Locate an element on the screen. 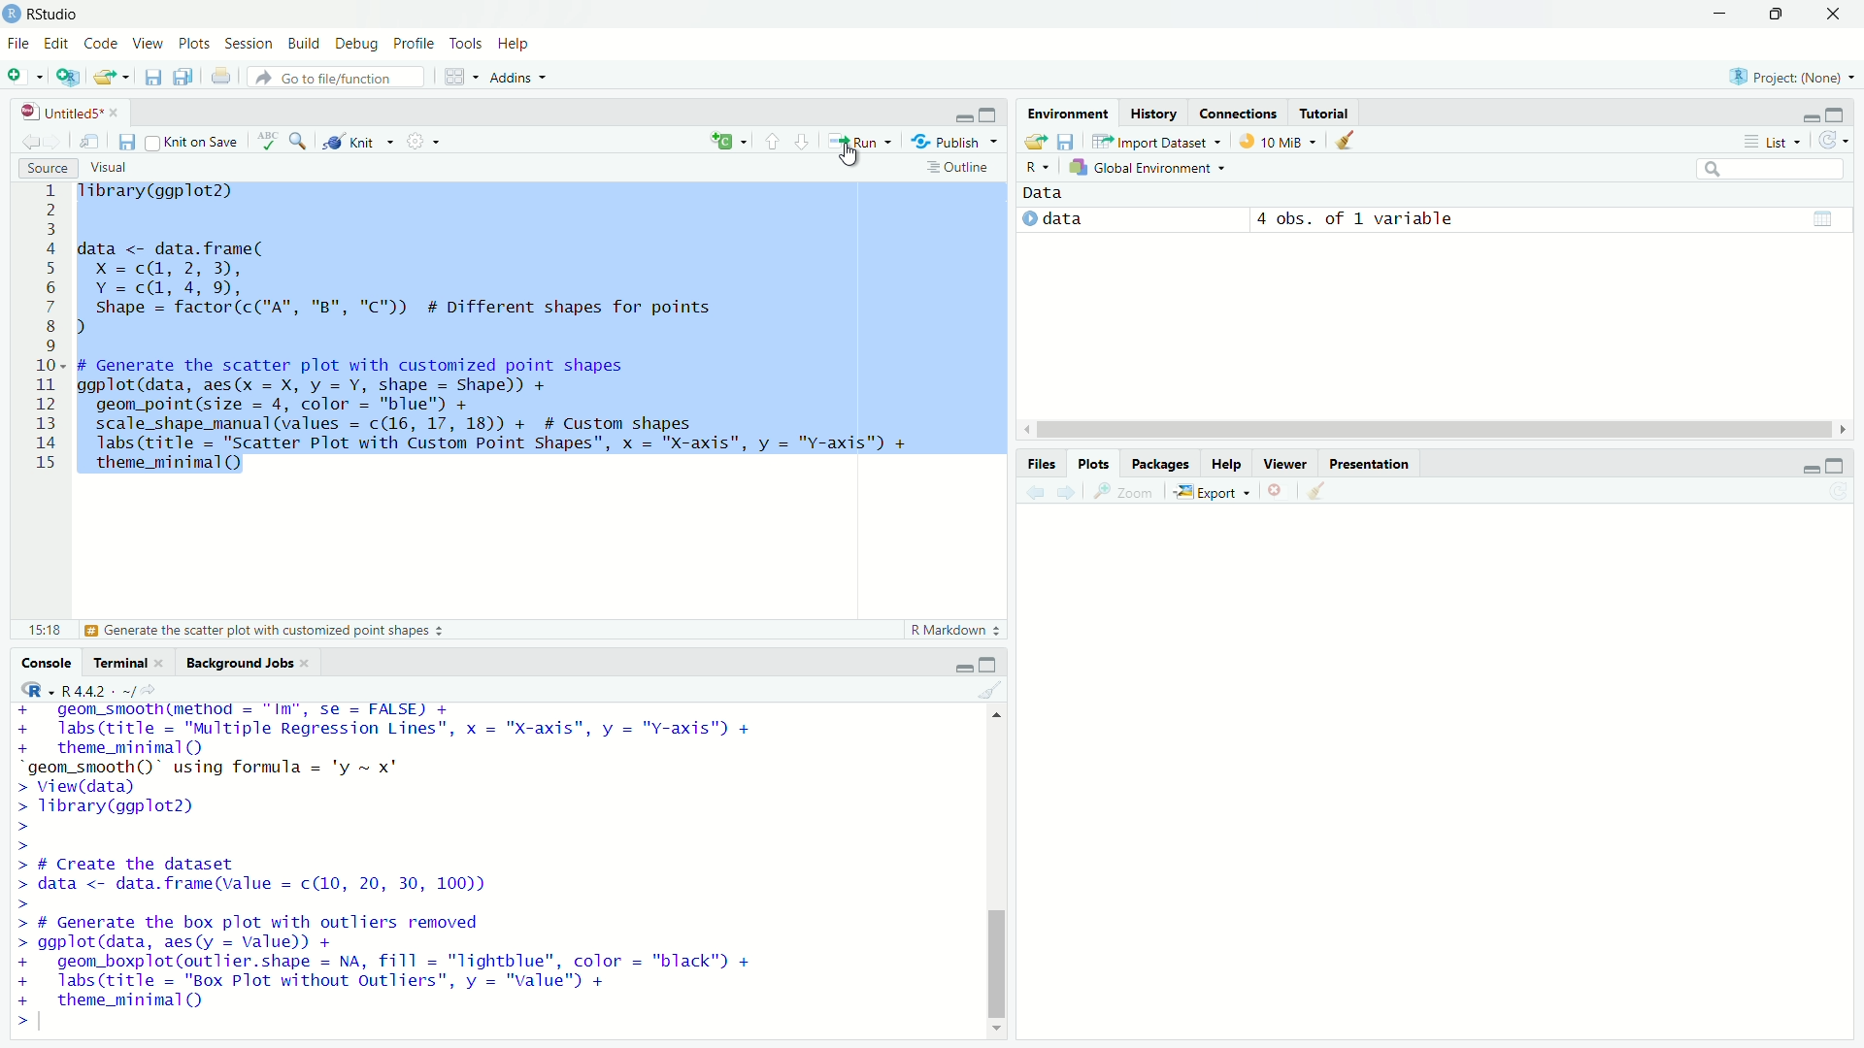 Image resolution: width=1864 pixels, height=1048 pixels. restore is located at coordinates (1778, 15).